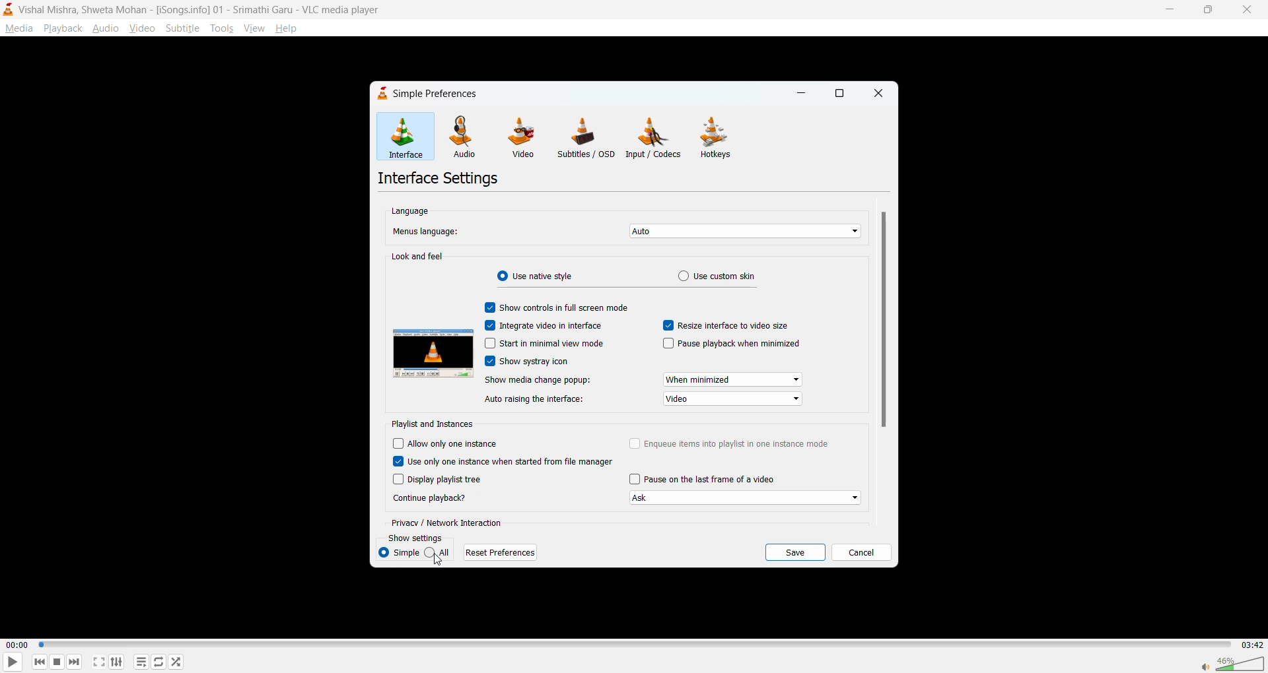 This screenshot has width=1268, height=673. What do you see at coordinates (426, 231) in the screenshot?
I see `menus language` at bounding box center [426, 231].